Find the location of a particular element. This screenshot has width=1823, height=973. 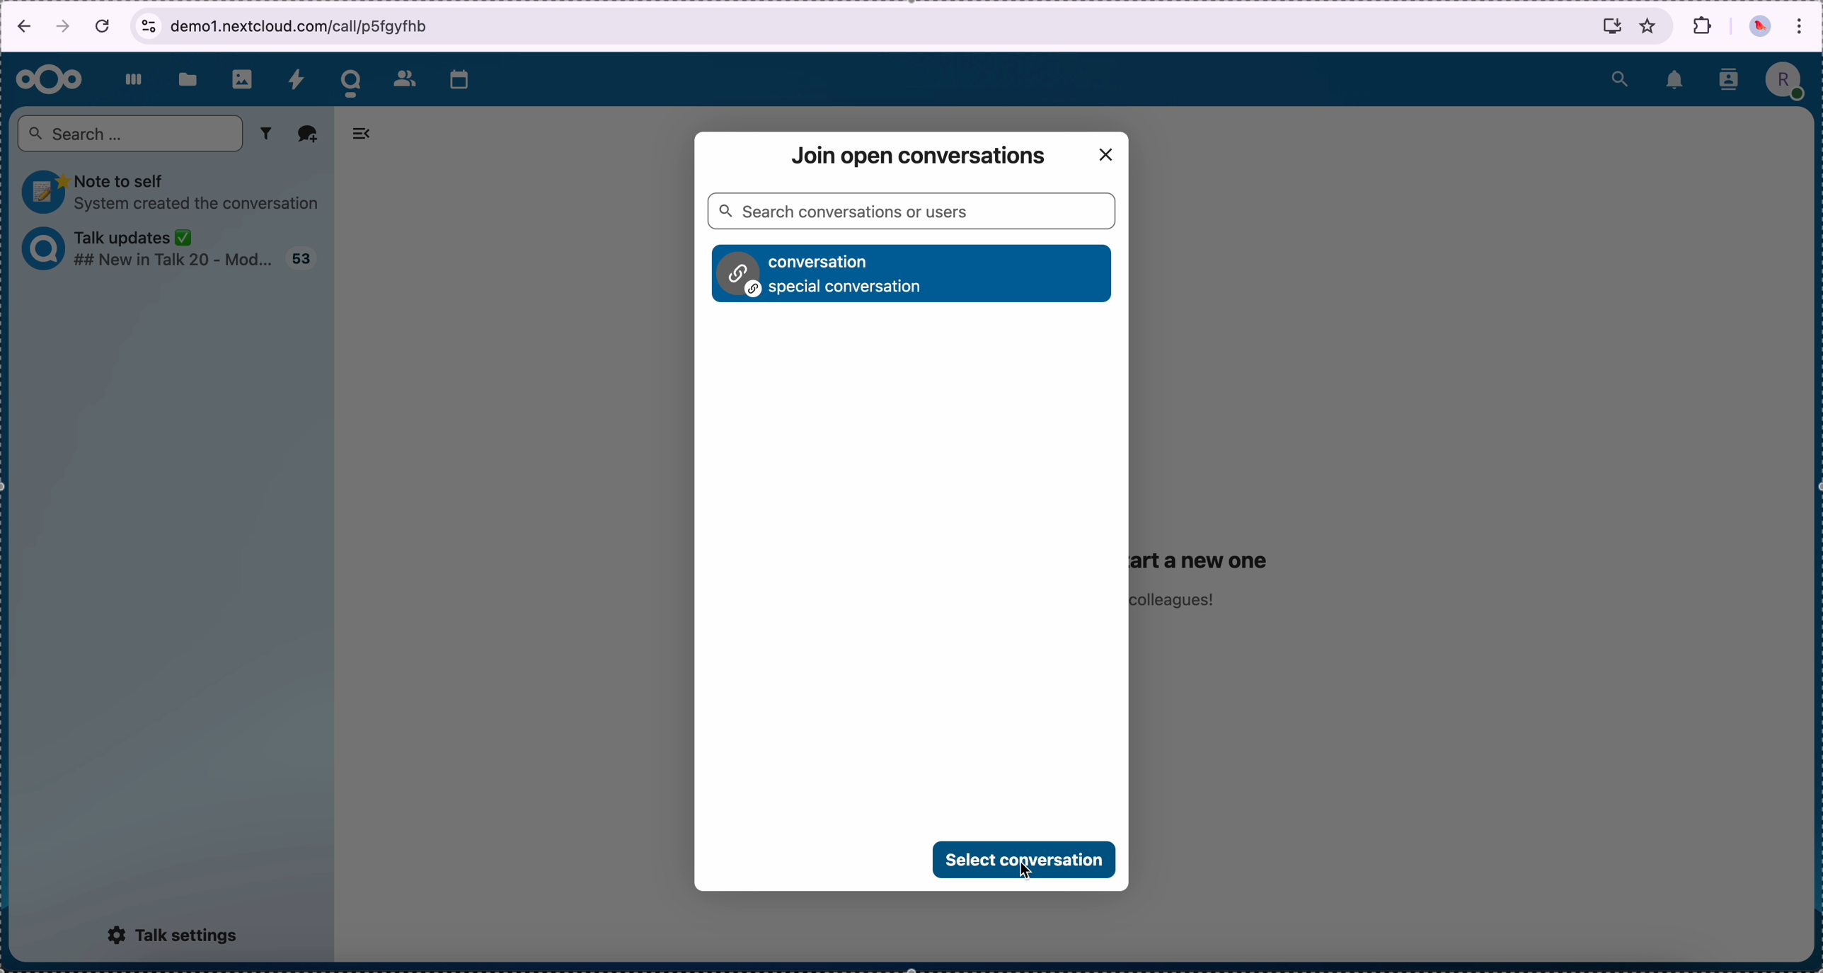

profile picture is located at coordinates (1759, 26).